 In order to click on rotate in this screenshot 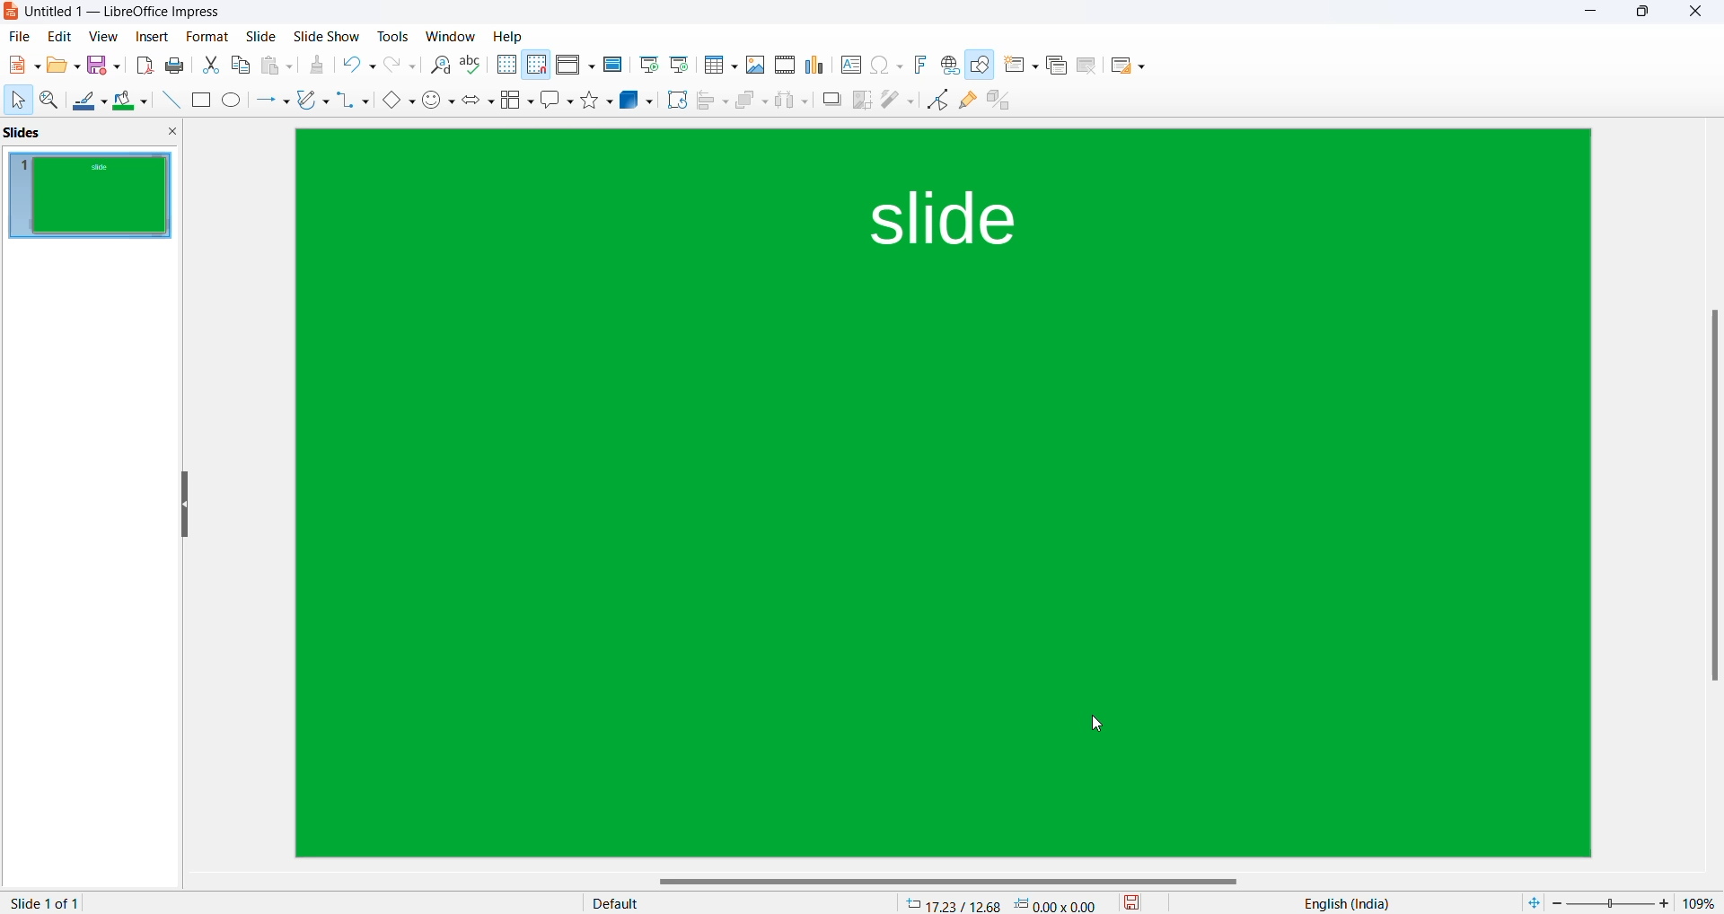, I will do `click(675, 100)`.